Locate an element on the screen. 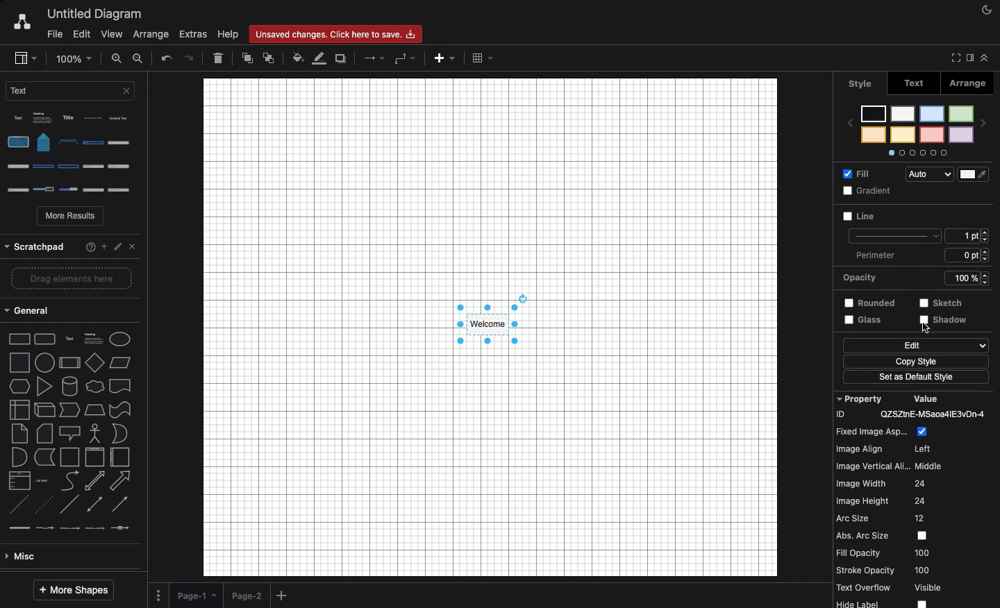 This screenshot has width=1000, height=608. Waypoints is located at coordinates (405, 59).